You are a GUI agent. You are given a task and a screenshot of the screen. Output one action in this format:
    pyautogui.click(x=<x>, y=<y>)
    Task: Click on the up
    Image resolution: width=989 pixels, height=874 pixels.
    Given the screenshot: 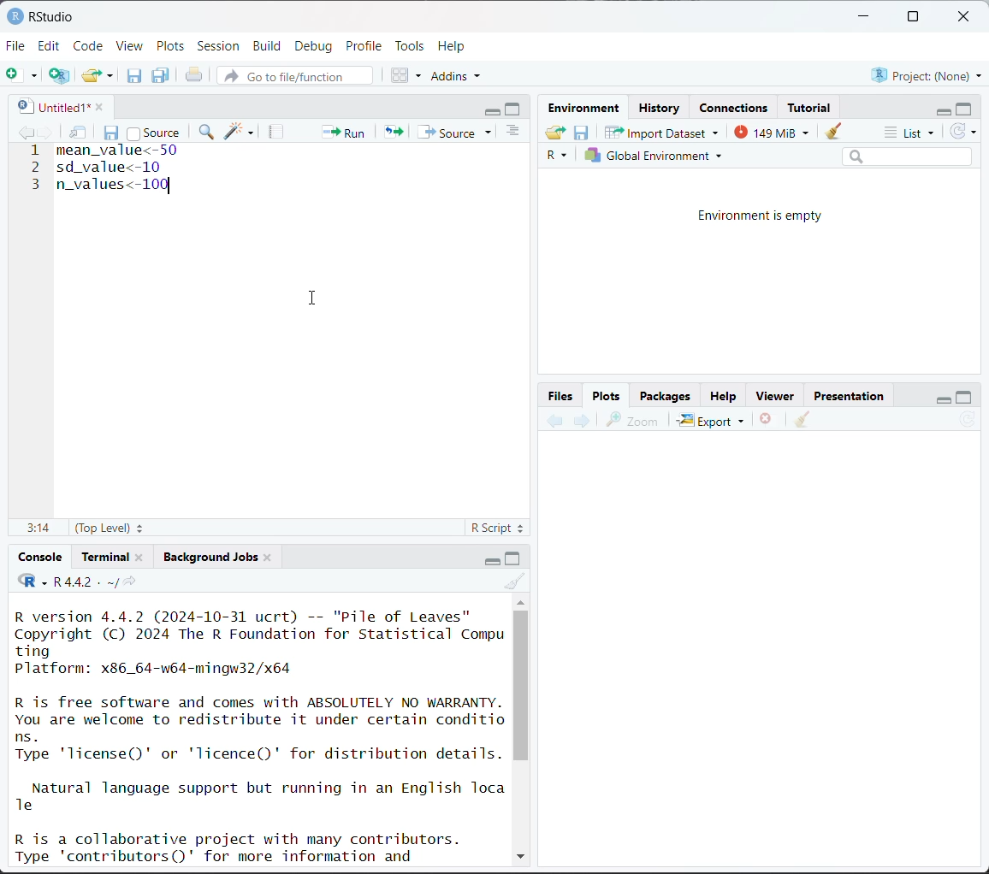 What is the action you would take?
    pyautogui.click(x=520, y=600)
    